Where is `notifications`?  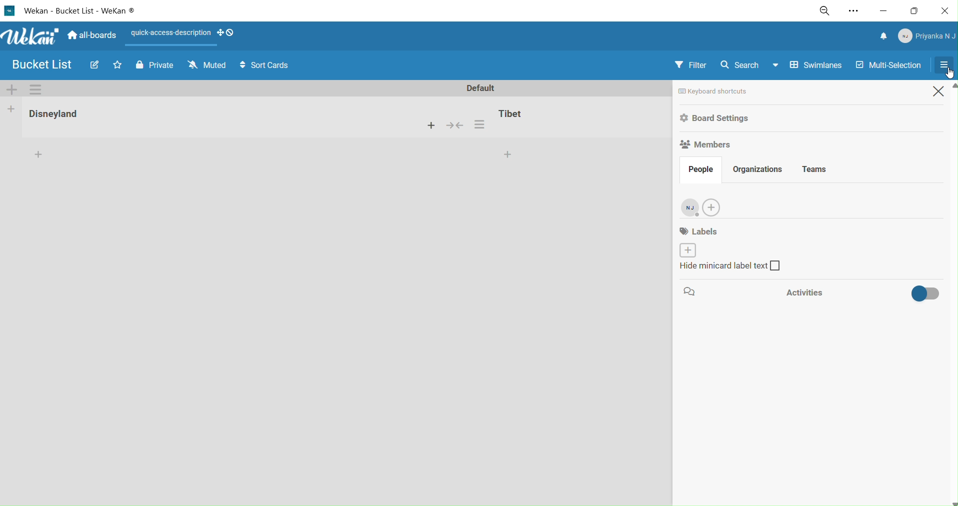 notifications is located at coordinates (881, 36).